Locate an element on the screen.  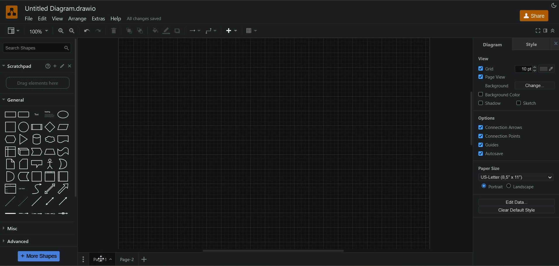
extras is located at coordinates (99, 19).